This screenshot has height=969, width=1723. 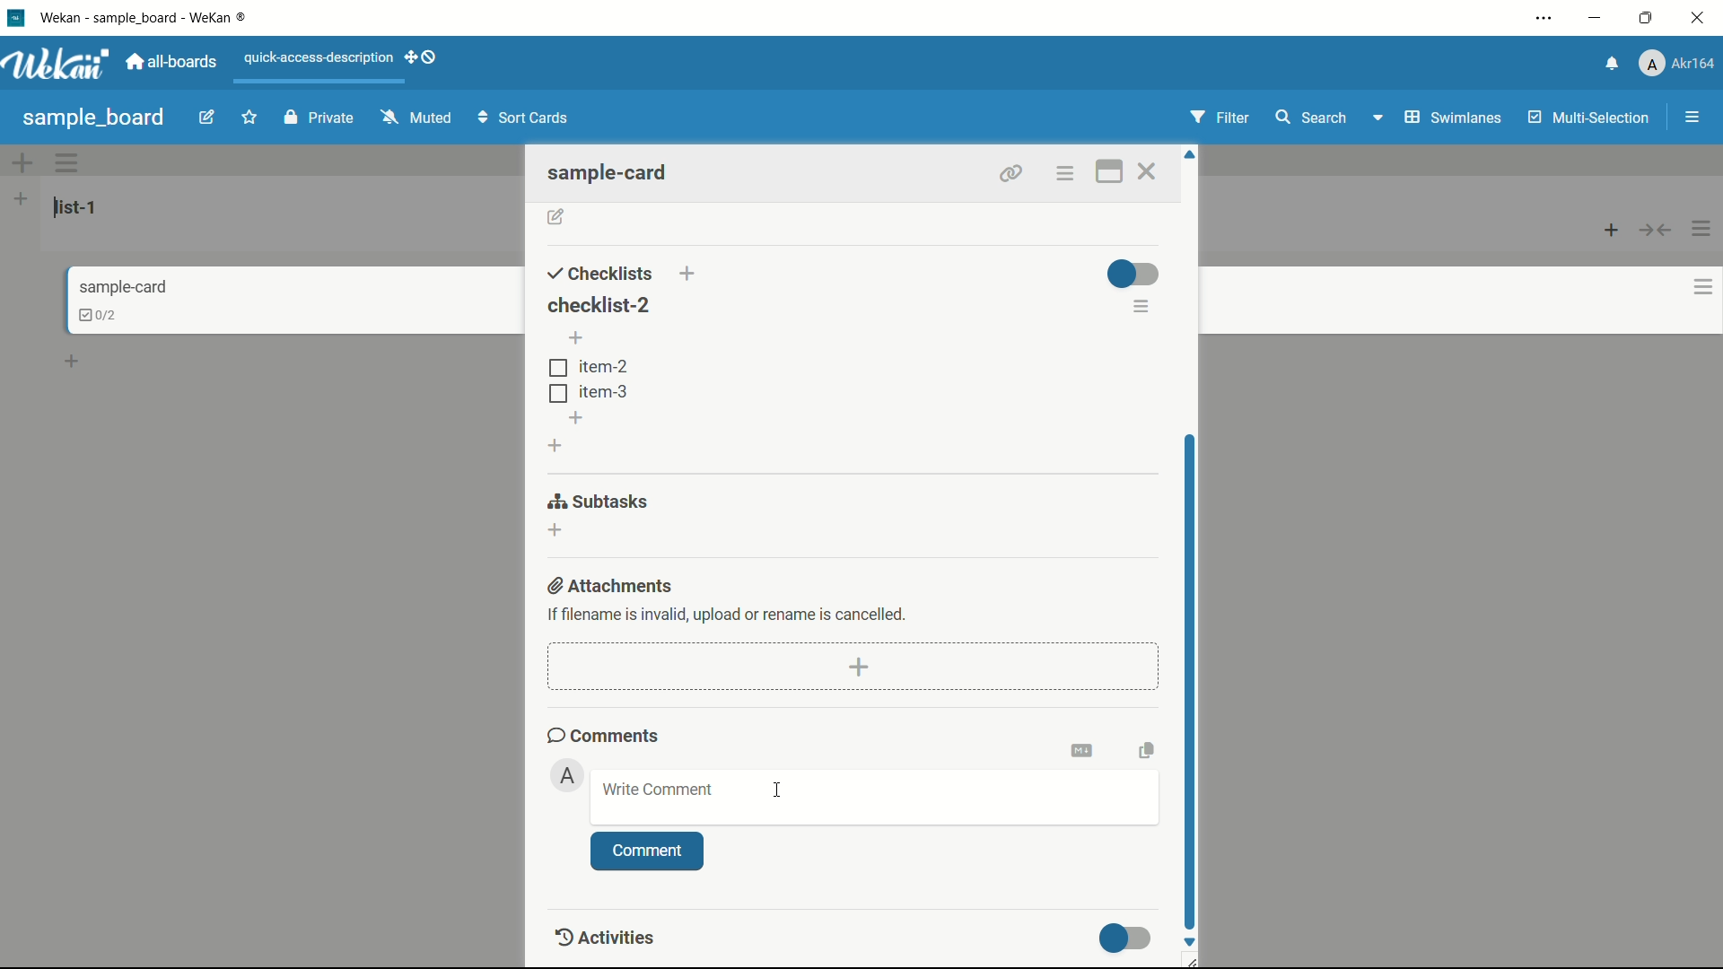 What do you see at coordinates (604, 735) in the screenshot?
I see `comments` at bounding box center [604, 735].